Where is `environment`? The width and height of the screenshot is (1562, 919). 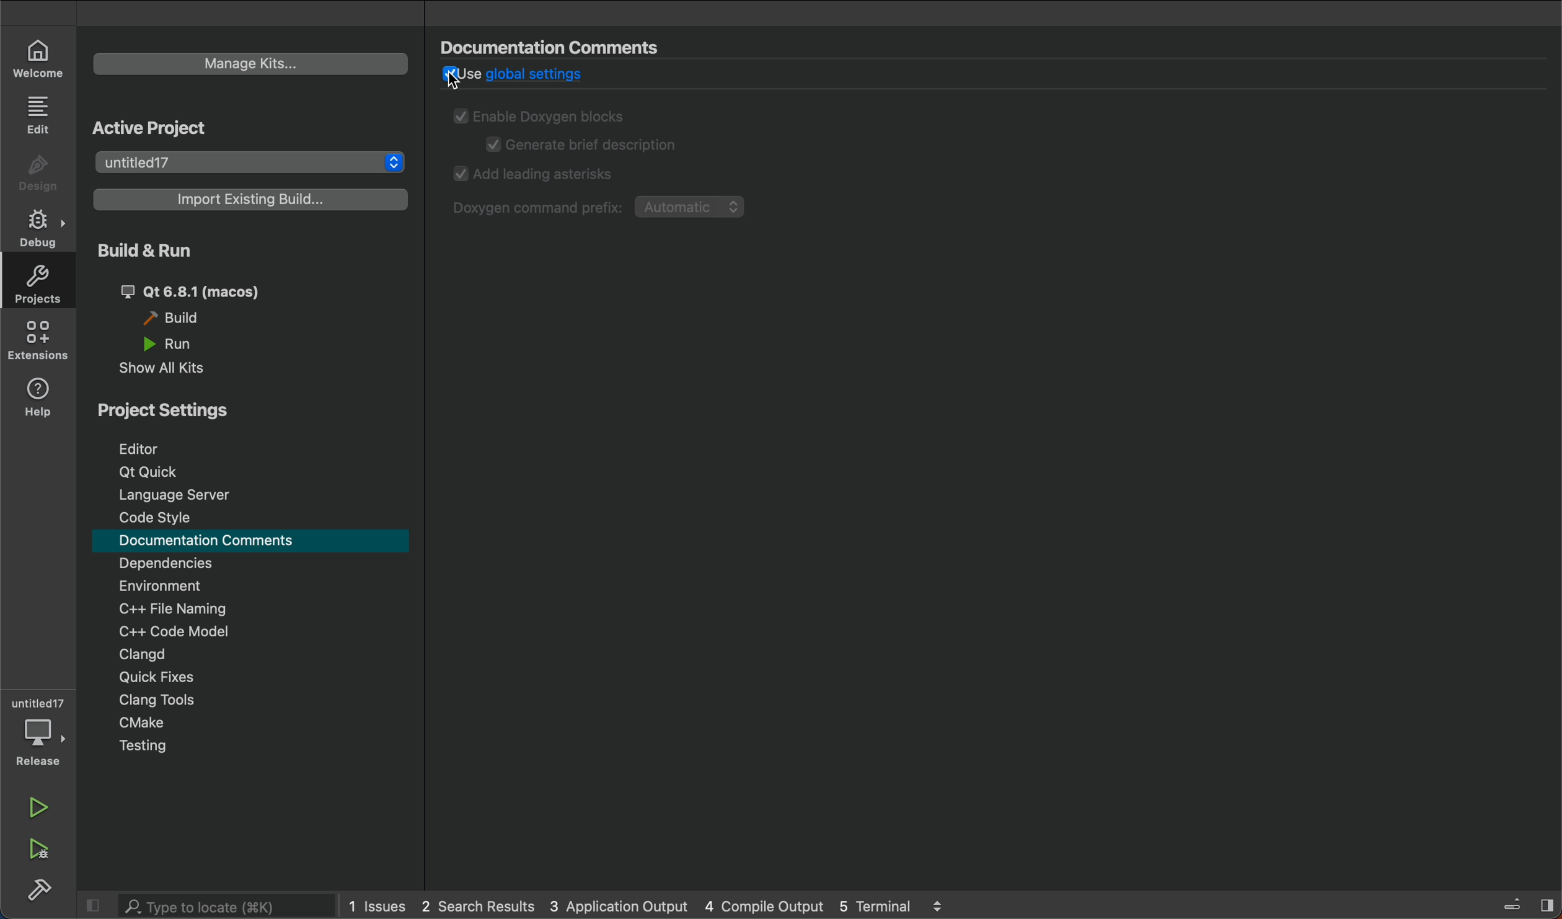 environment is located at coordinates (161, 584).